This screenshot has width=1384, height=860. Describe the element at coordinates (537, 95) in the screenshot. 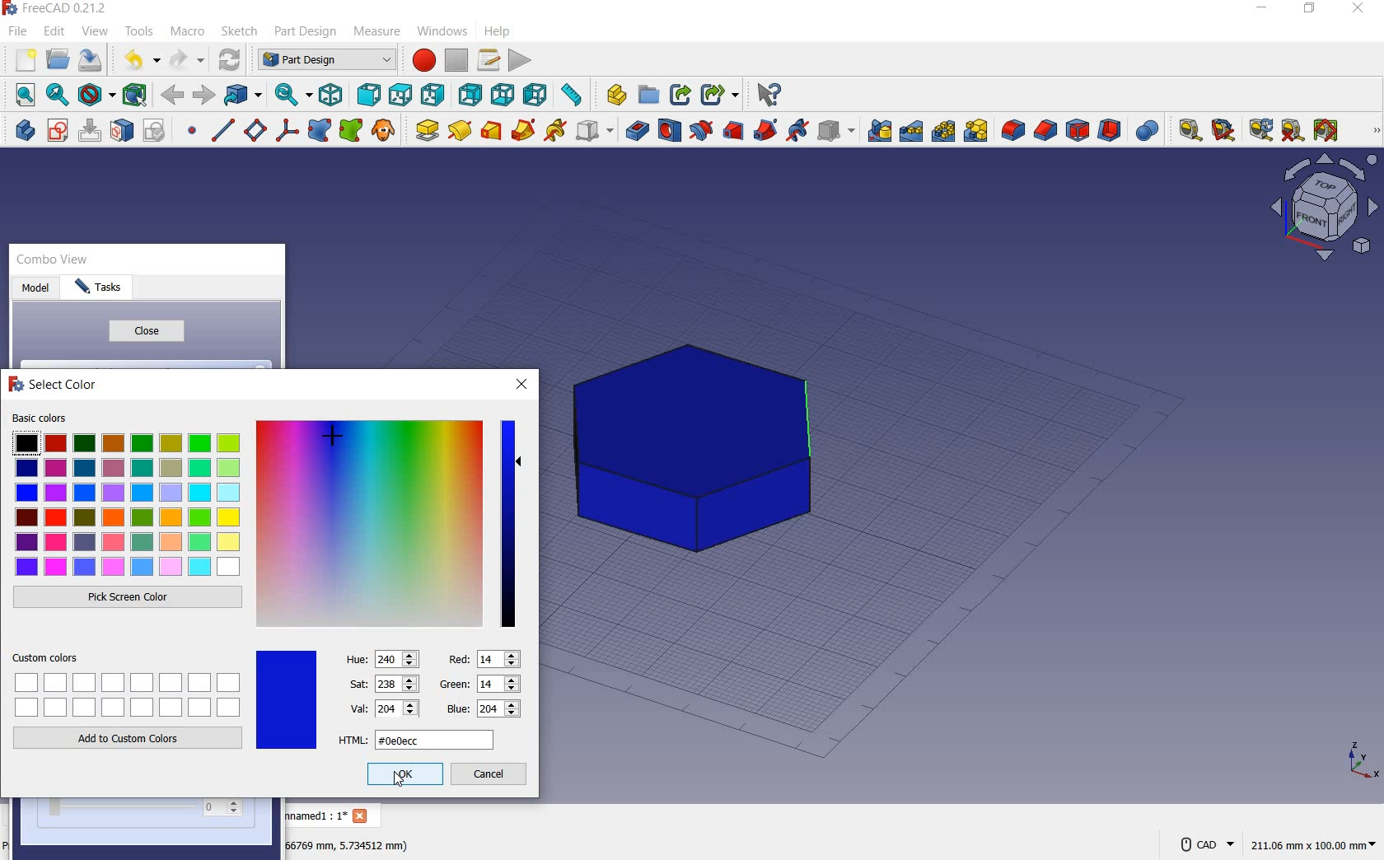

I see `left` at that location.